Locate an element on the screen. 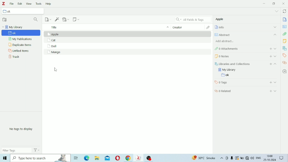 The image size is (288, 162). Filter Tags is located at coordinates (17, 151).